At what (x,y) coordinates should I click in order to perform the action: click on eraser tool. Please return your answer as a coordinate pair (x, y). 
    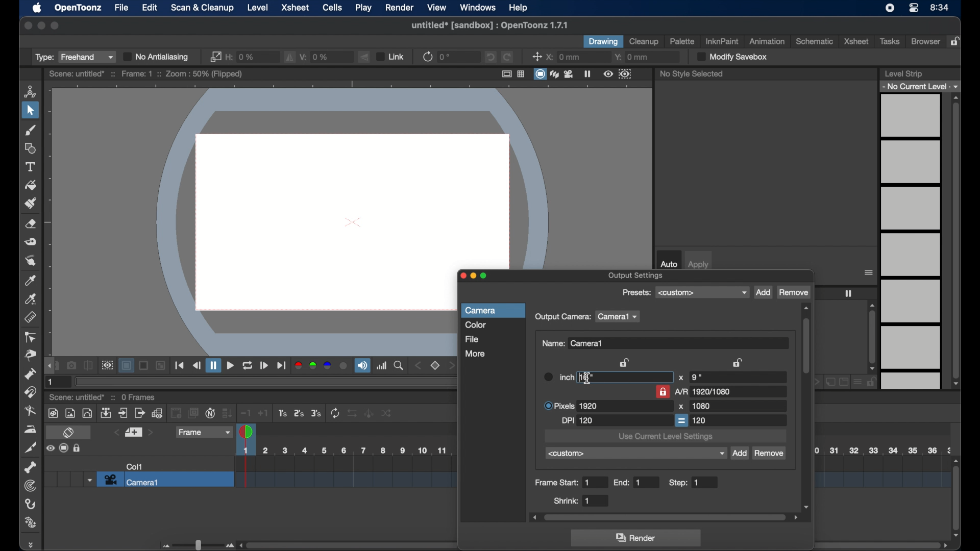
    Looking at the image, I should click on (32, 224).